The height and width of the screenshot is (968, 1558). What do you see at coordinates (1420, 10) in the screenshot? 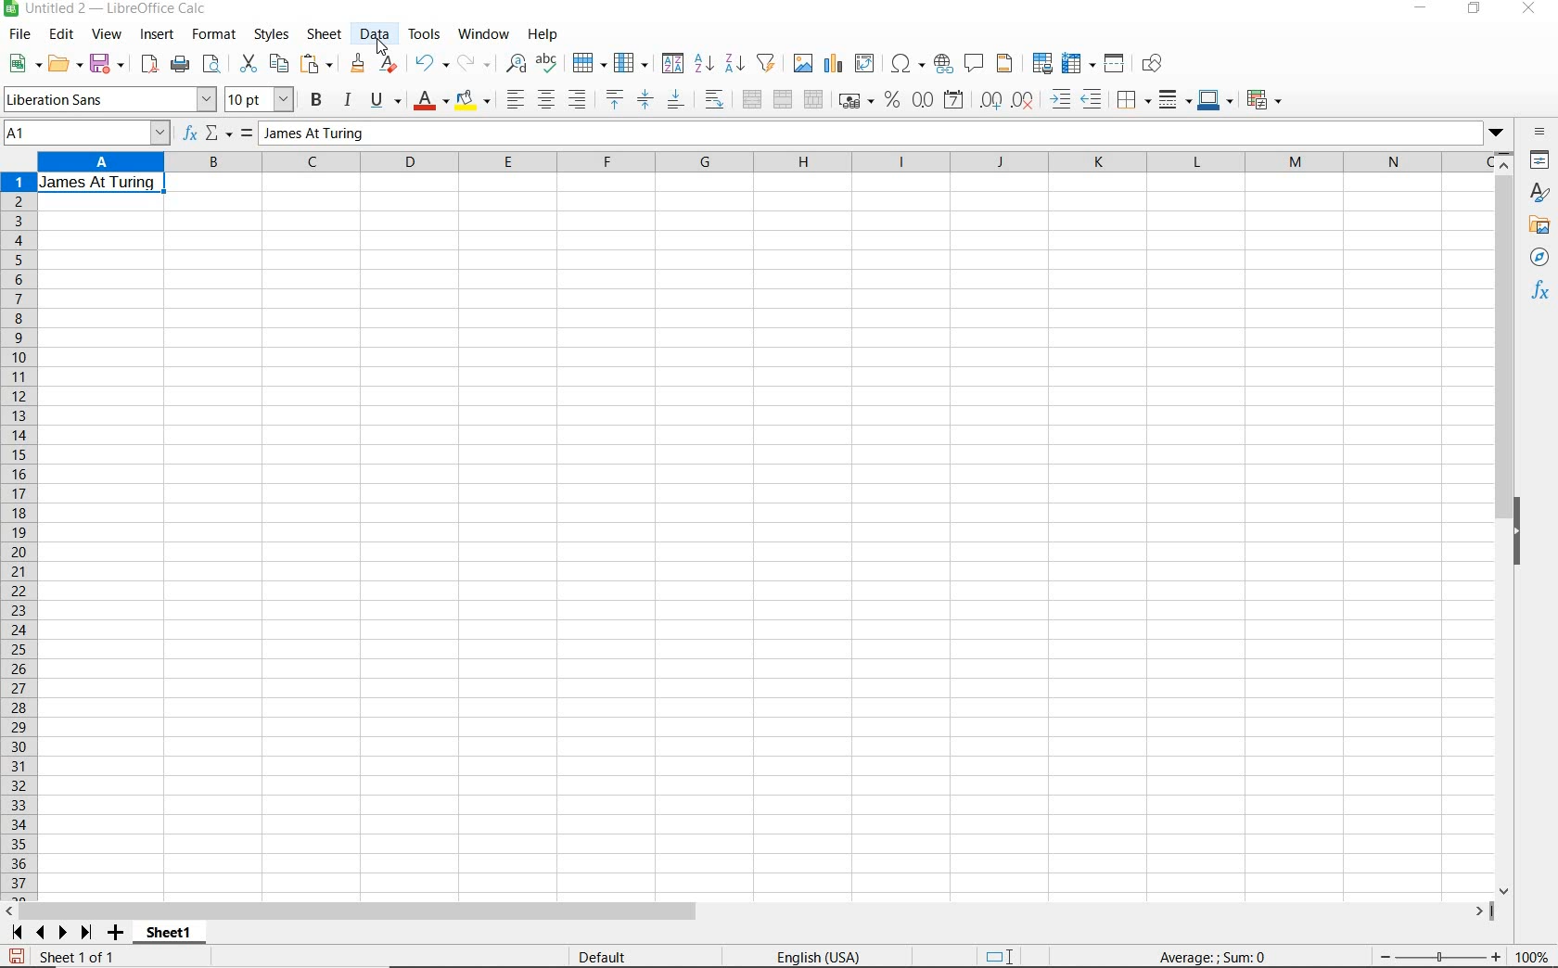
I see `minimize` at bounding box center [1420, 10].